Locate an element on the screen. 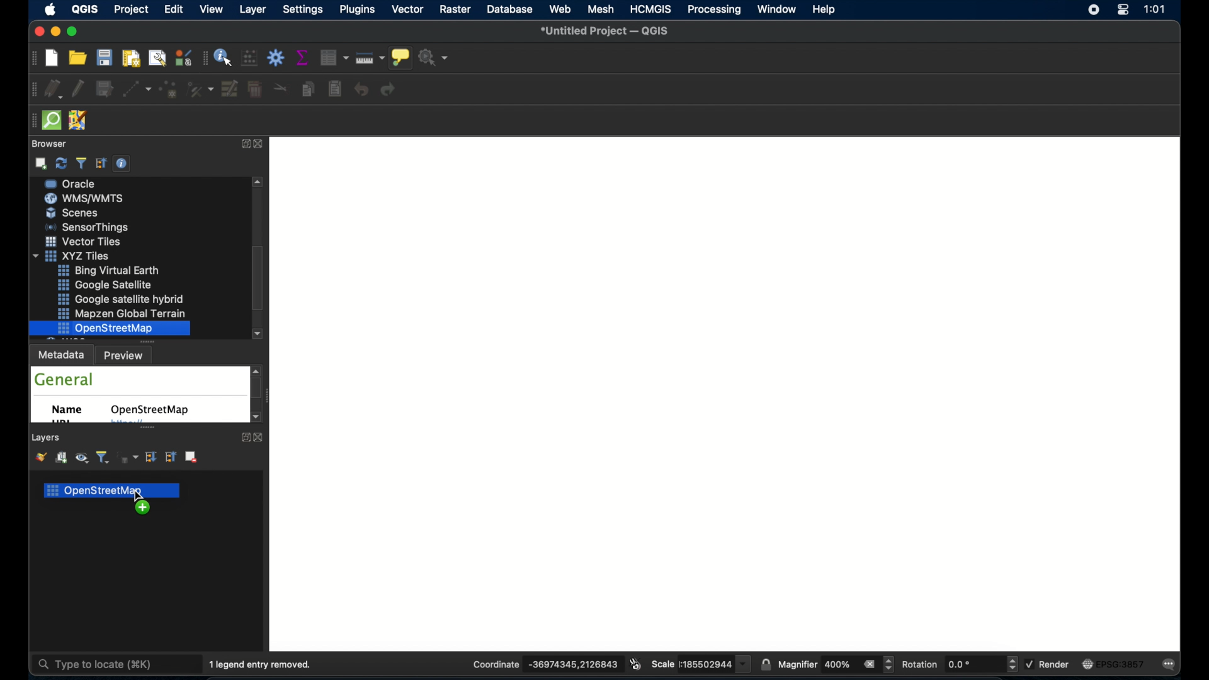  postgre sql is located at coordinates (87, 183).